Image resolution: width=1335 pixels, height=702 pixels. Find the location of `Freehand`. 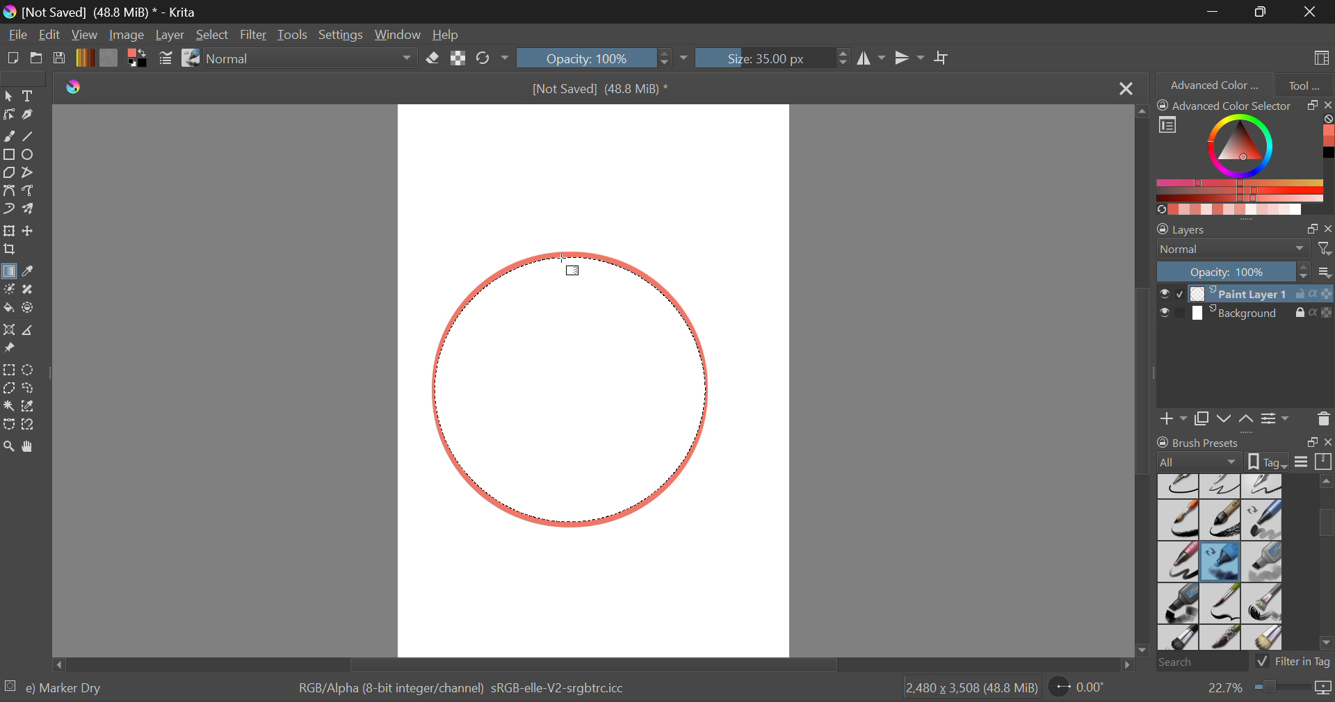

Freehand is located at coordinates (10, 136).